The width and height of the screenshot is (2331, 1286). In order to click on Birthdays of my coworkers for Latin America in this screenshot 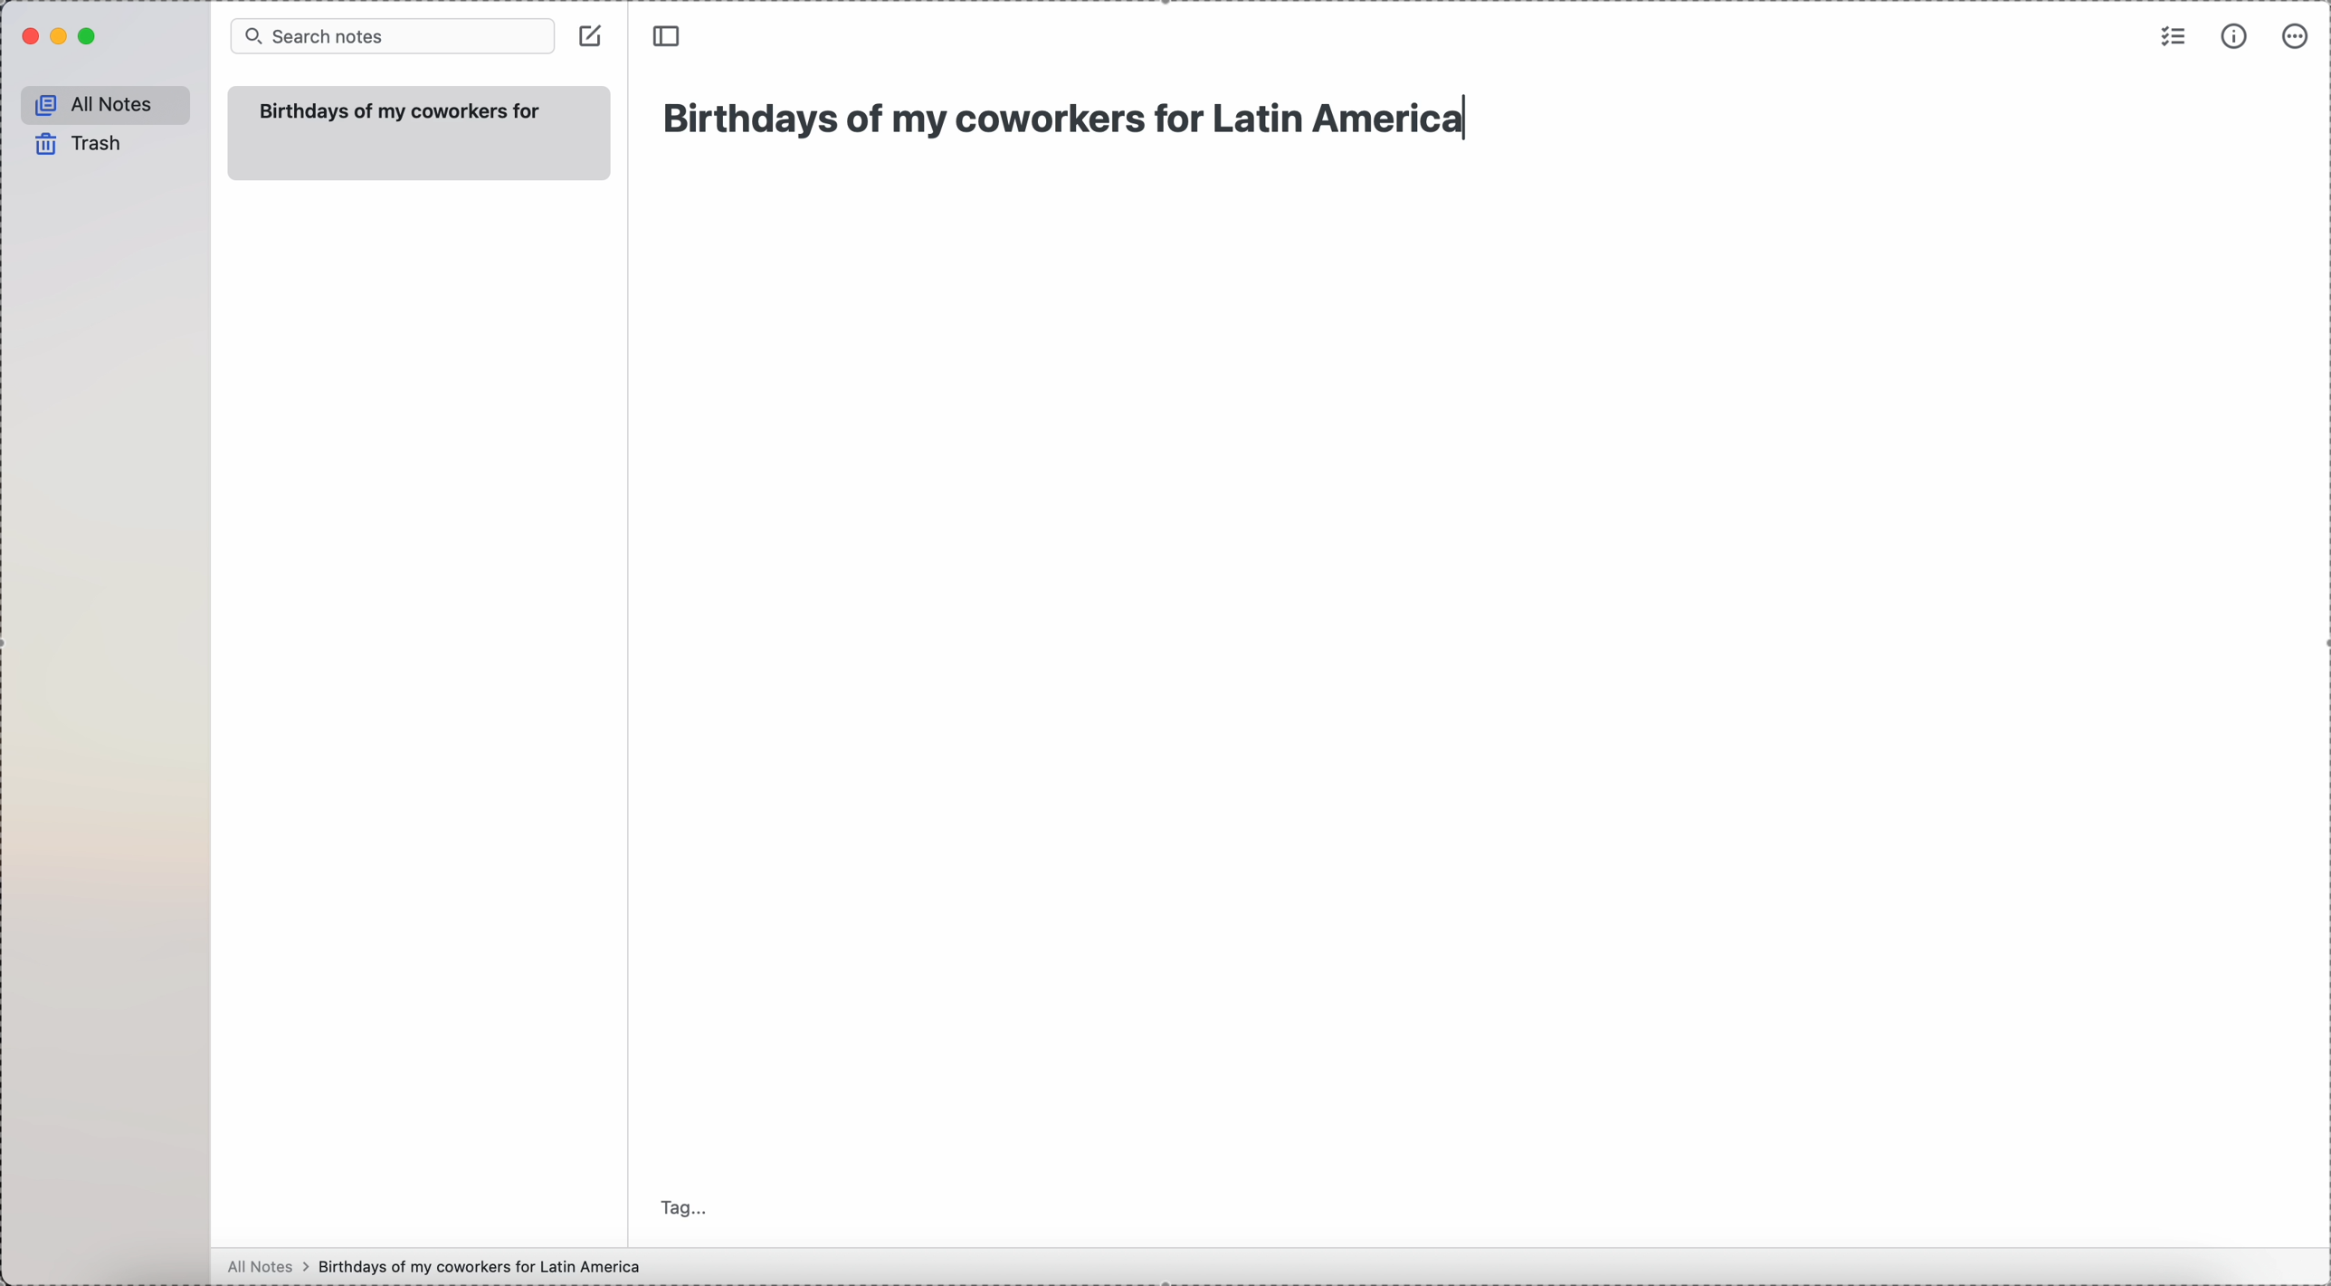, I will do `click(395, 110)`.